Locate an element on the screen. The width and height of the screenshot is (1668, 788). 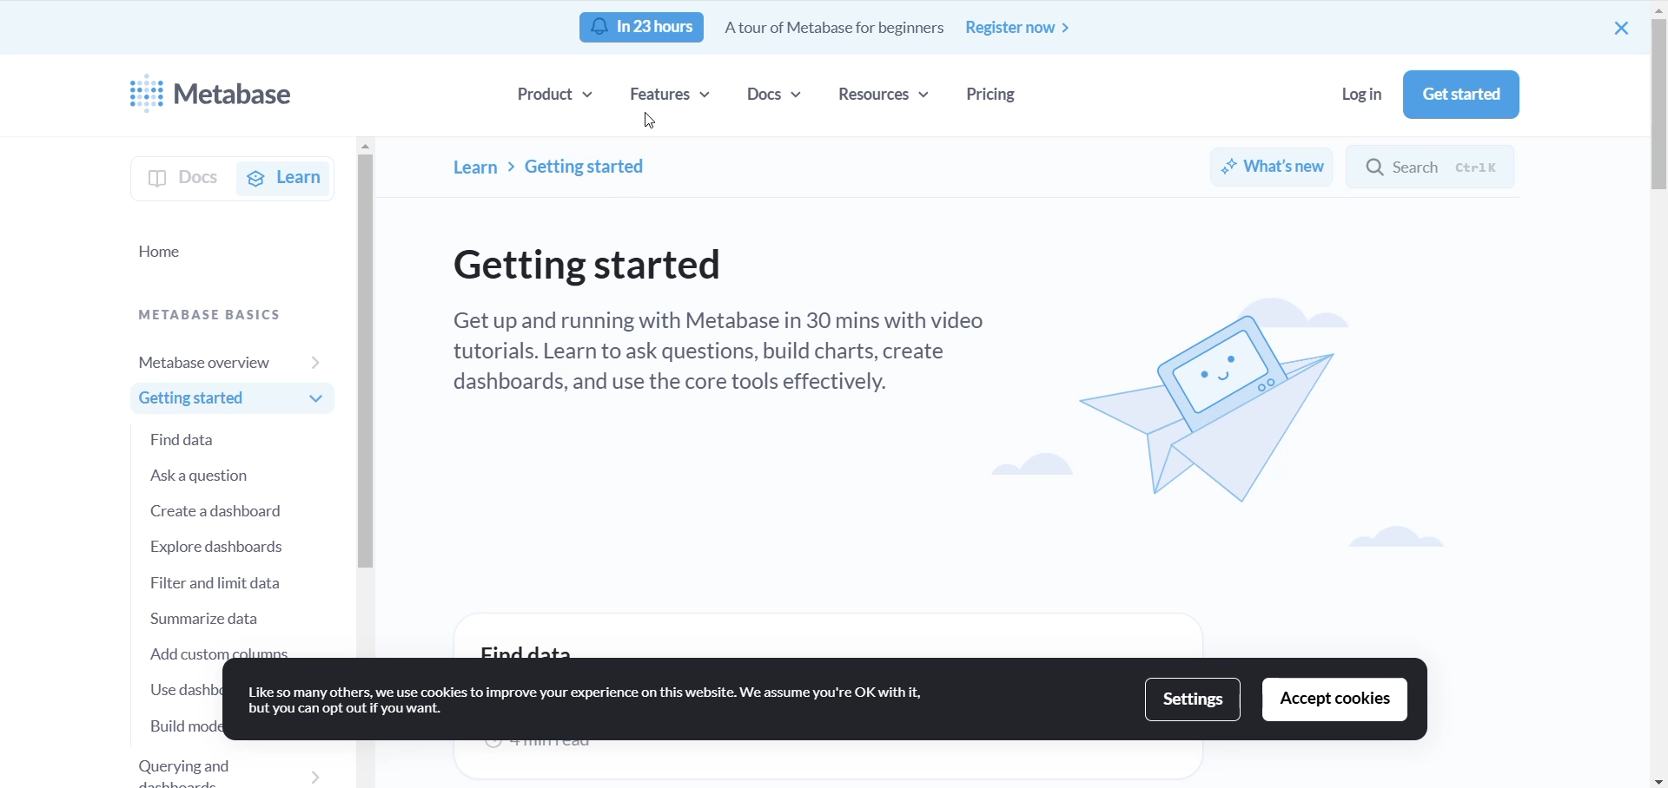
find data is located at coordinates (526, 649).